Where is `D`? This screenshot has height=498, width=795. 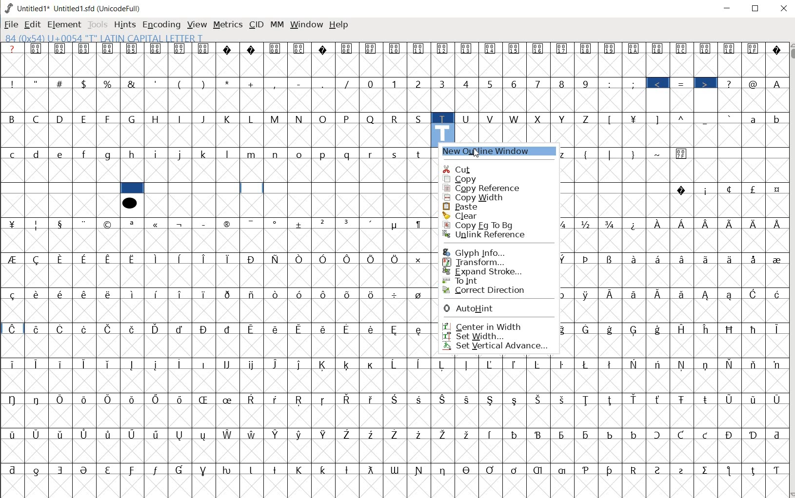
D is located at coordinates (62, 119).